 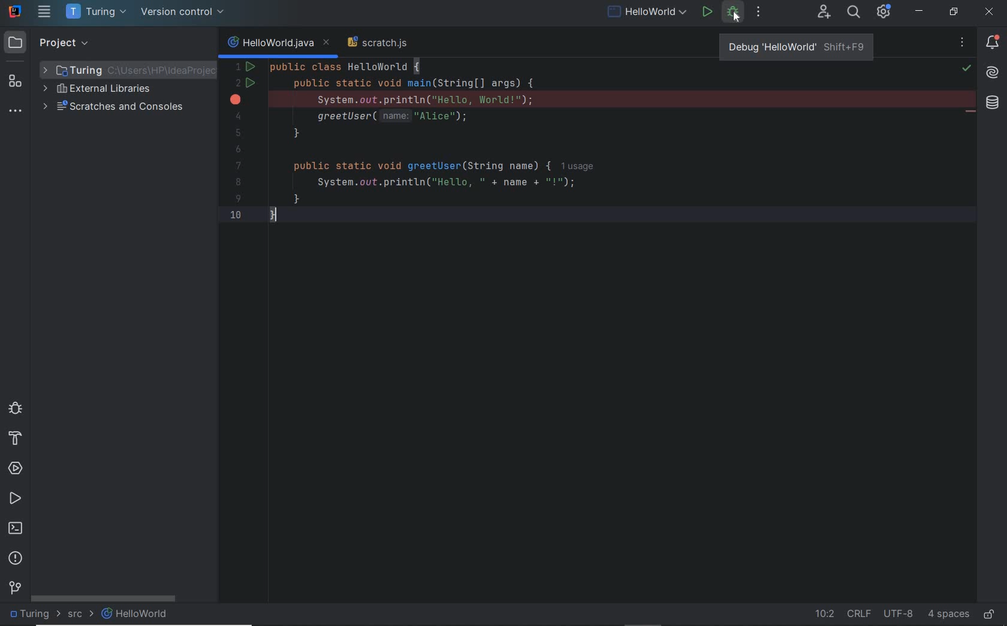 What do you see at coordinates (16, 500) in the screenshot?
I see `run` at bounding box center [16, 500].